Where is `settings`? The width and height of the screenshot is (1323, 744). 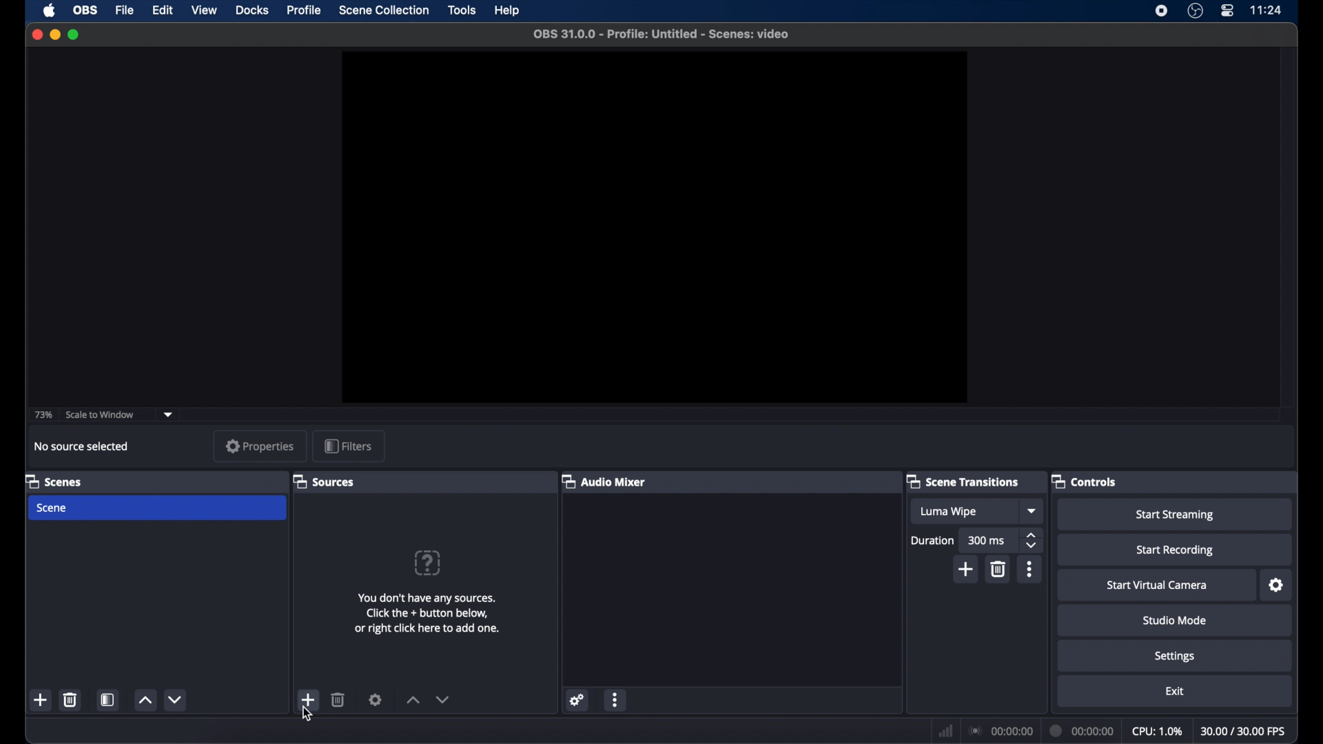
settings is located at coordinates (577, 700).